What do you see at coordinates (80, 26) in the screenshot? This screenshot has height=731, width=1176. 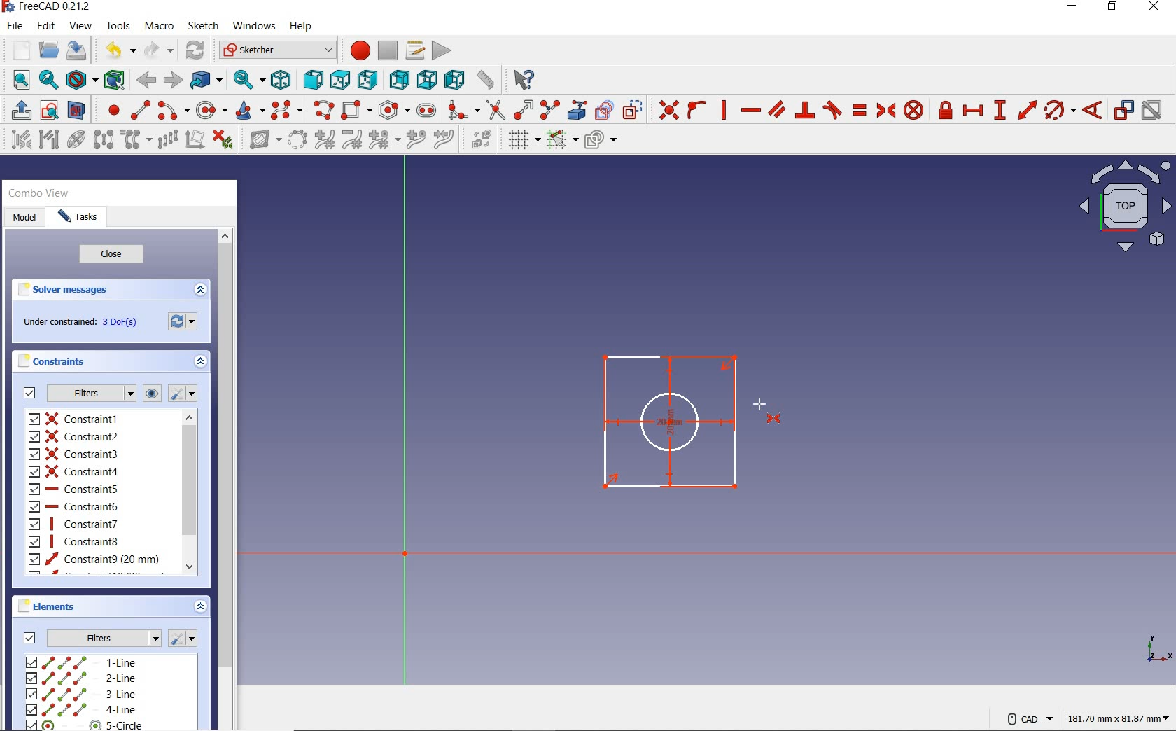 I see `view` at bounding box center [80, 26].